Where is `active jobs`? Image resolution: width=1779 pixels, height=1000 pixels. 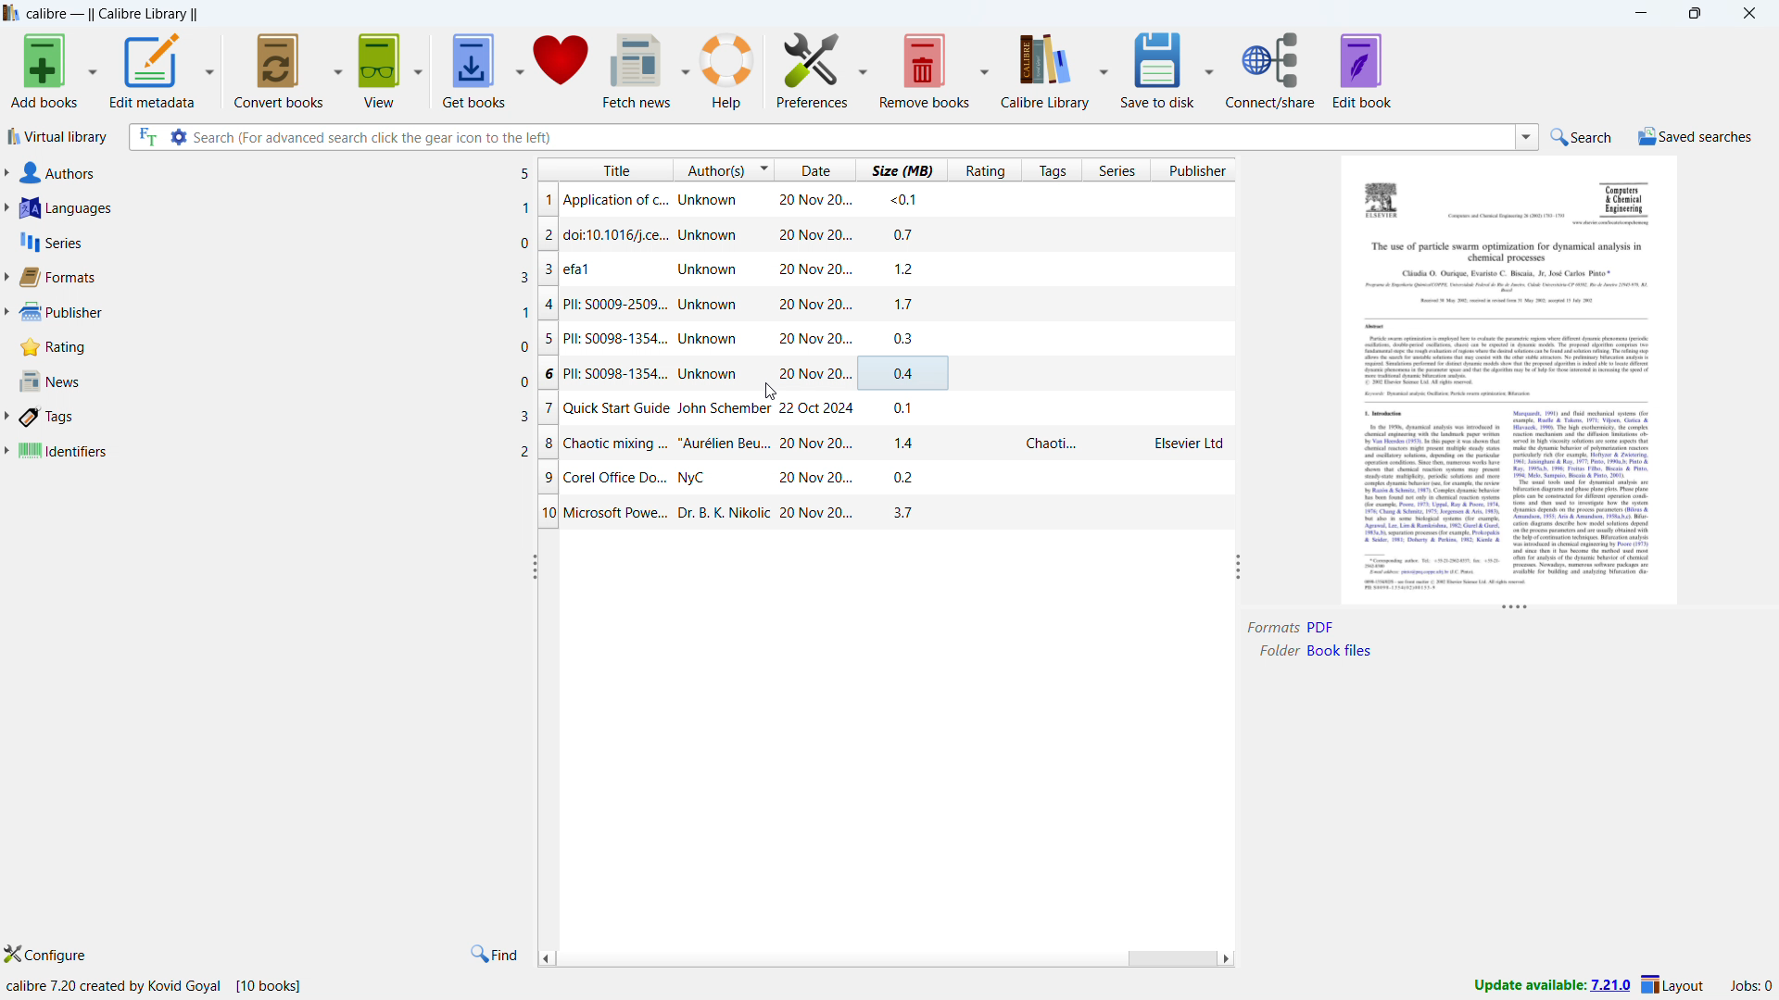 active jobs is located at coordinates (1751, 987).